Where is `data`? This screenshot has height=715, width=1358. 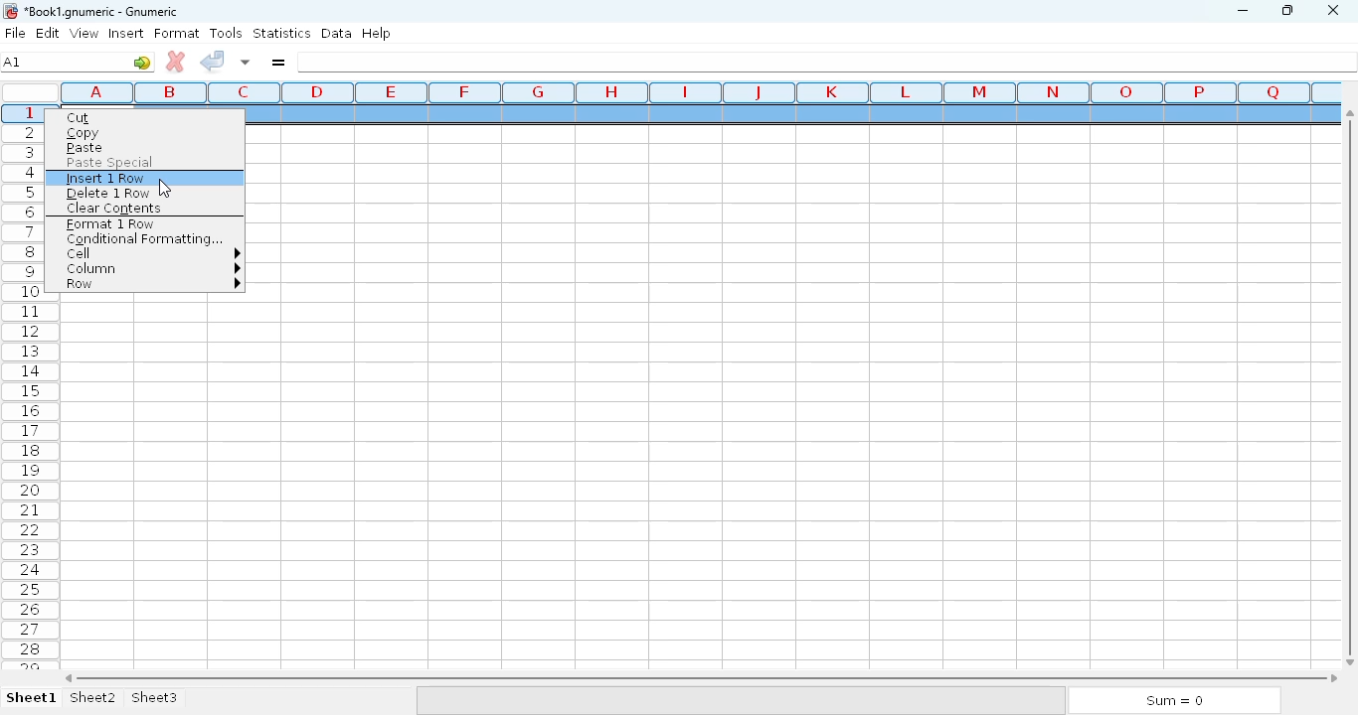 data is located at coordinates (337, 33).